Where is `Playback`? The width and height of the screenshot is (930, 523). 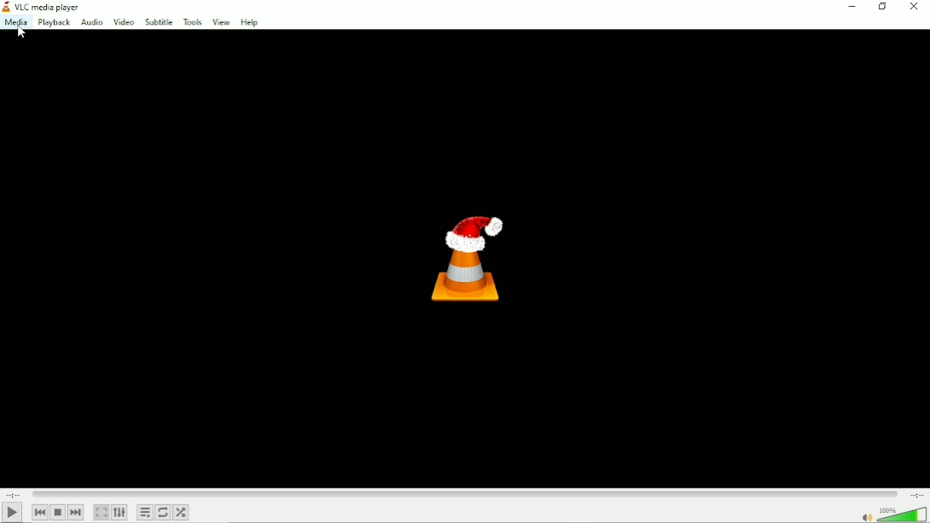 Playback is located at coordinates (53, 23).